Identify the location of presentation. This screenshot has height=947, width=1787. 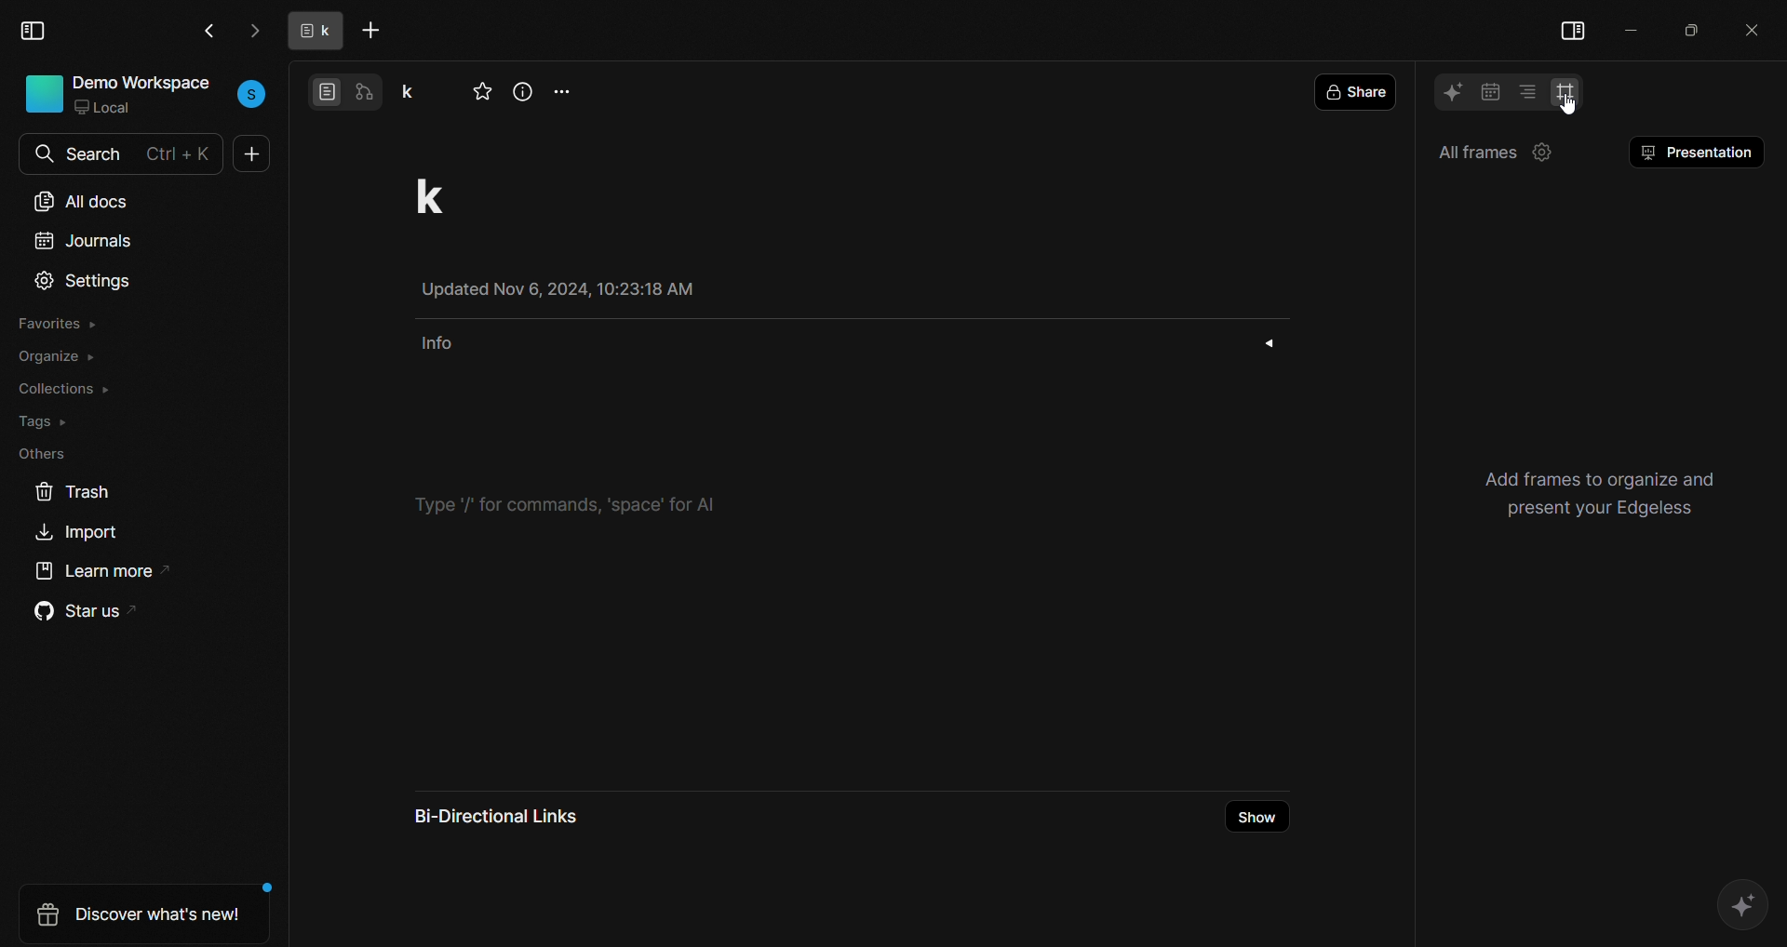
(1700, 151).